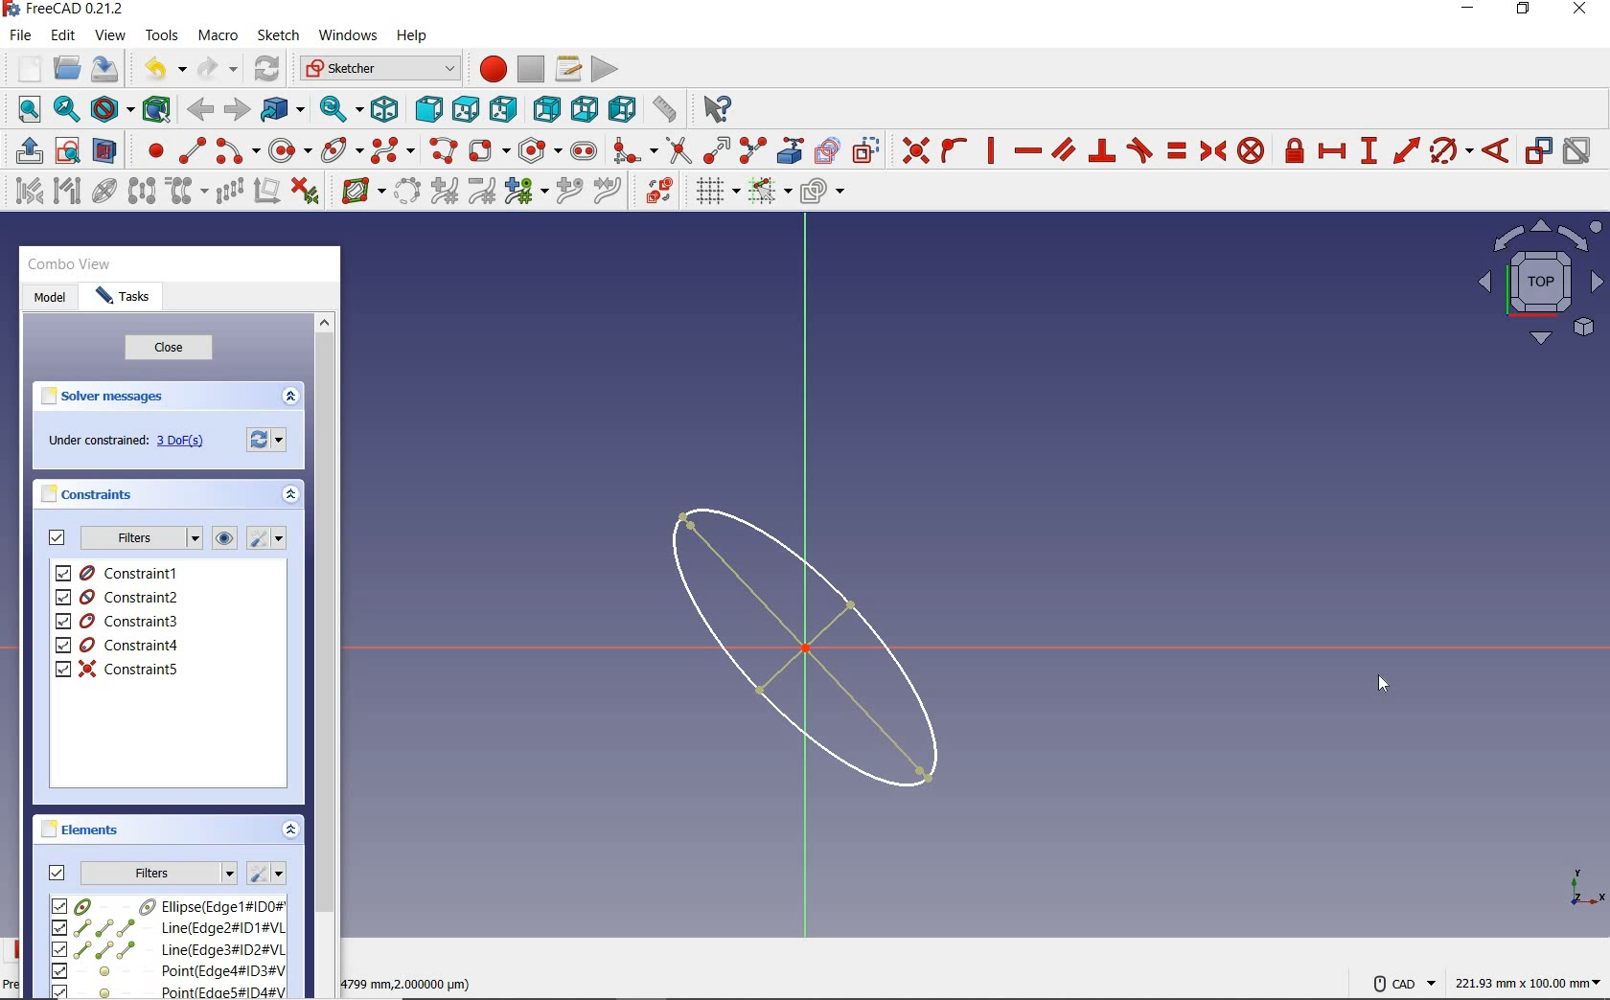  I want to click on execute macro, so click(606, 67).